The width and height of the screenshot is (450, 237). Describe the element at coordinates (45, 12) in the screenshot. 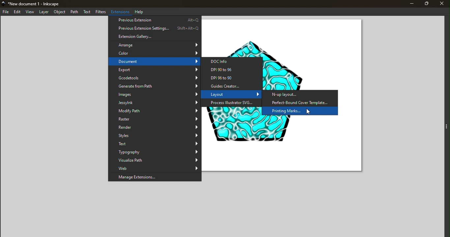

I see `Layer` at that location.